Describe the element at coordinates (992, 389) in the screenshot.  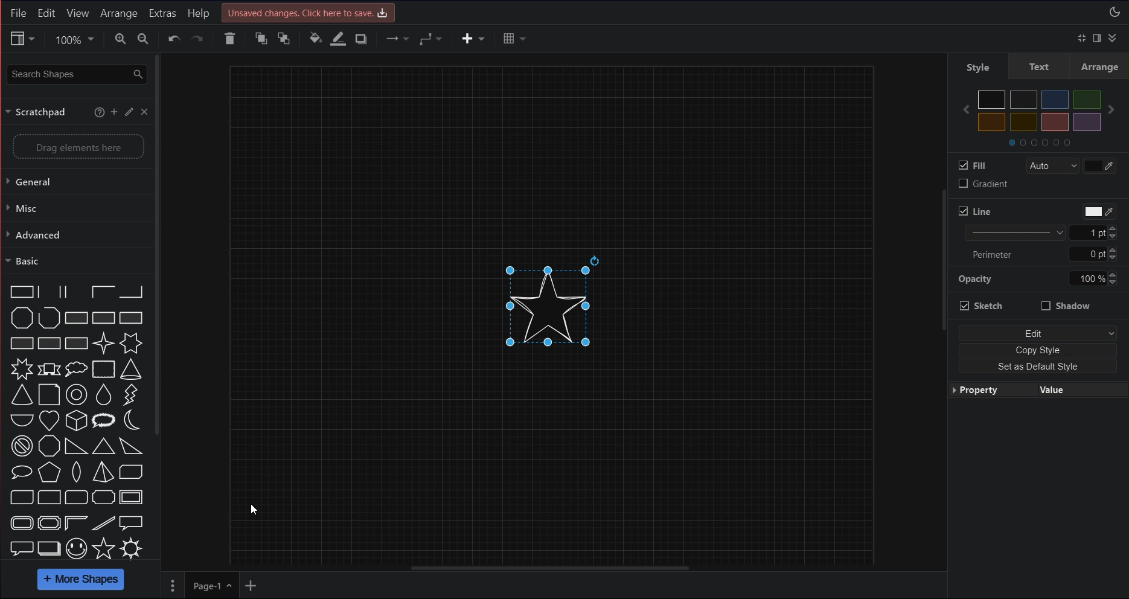
I see `Property` at that location.